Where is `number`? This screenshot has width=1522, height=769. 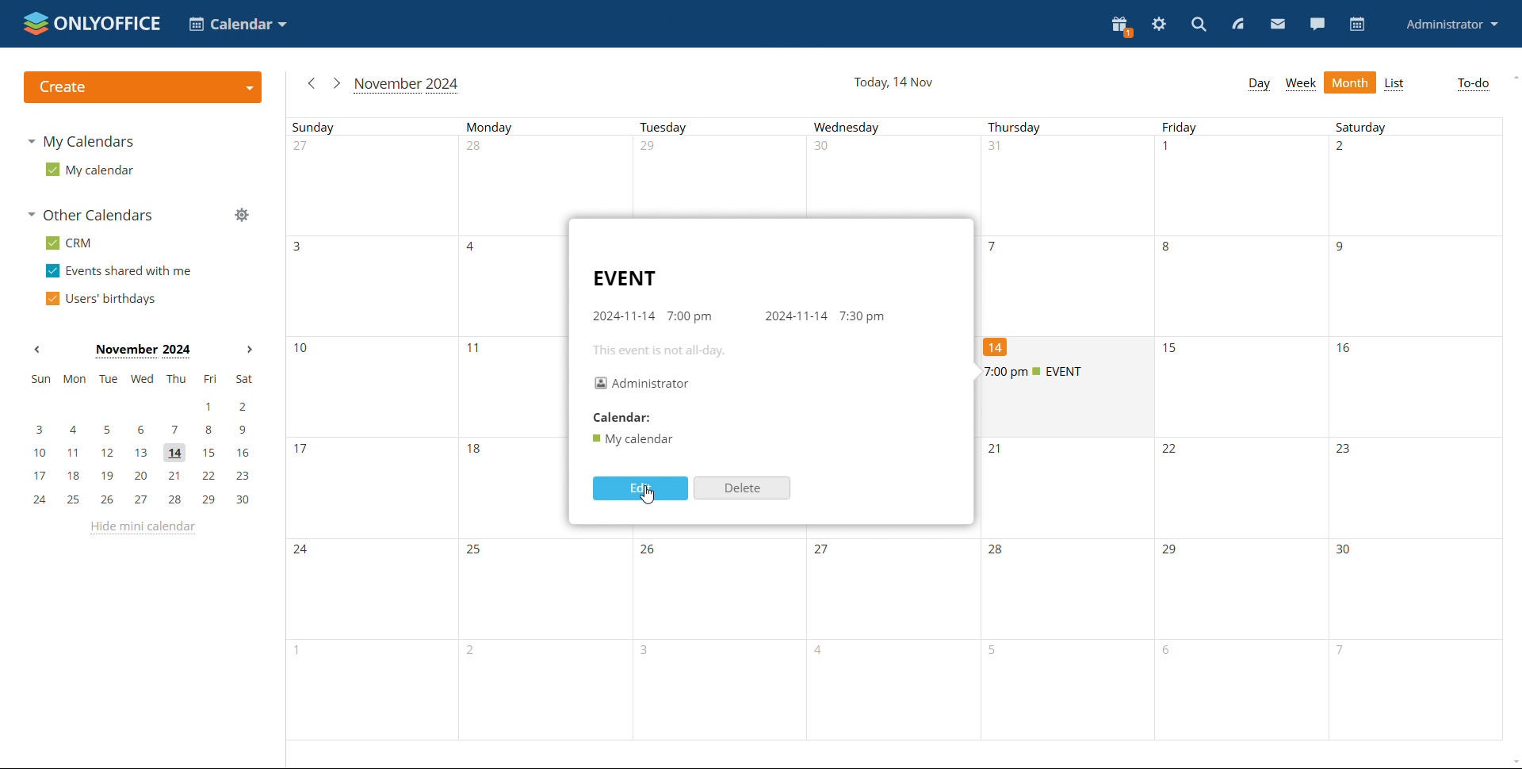
number is located at coordinates (1172, 350).